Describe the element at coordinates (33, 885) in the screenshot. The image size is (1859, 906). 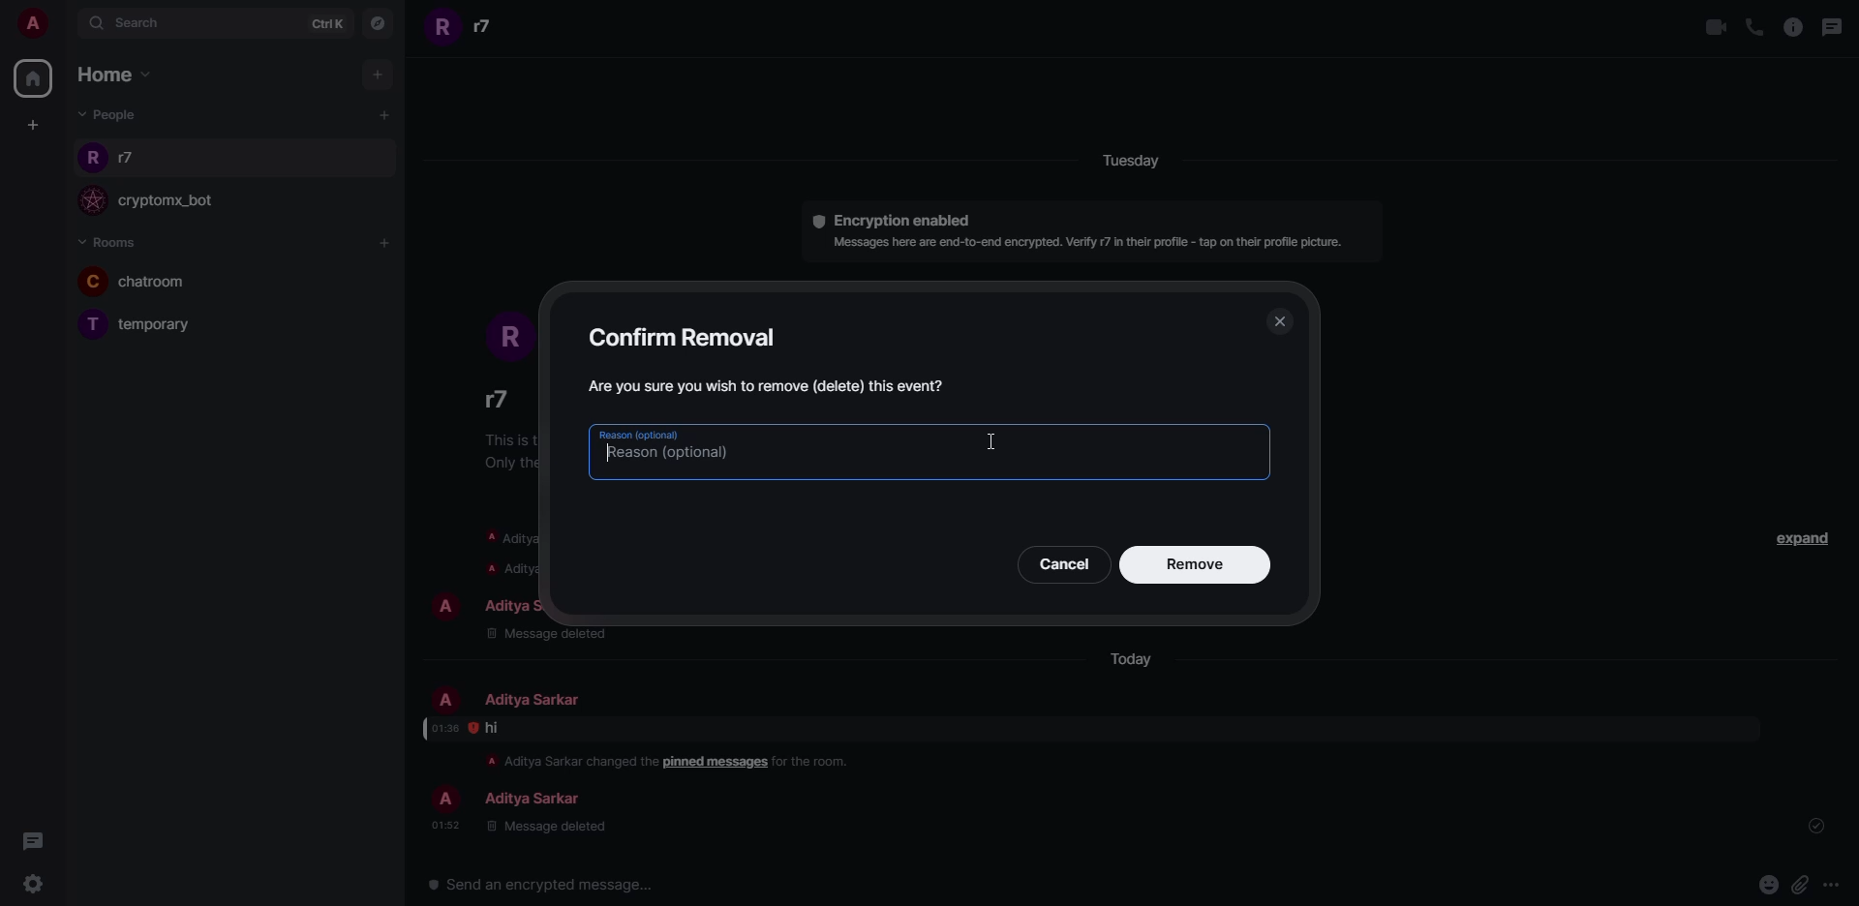
I see `settings` at that location.